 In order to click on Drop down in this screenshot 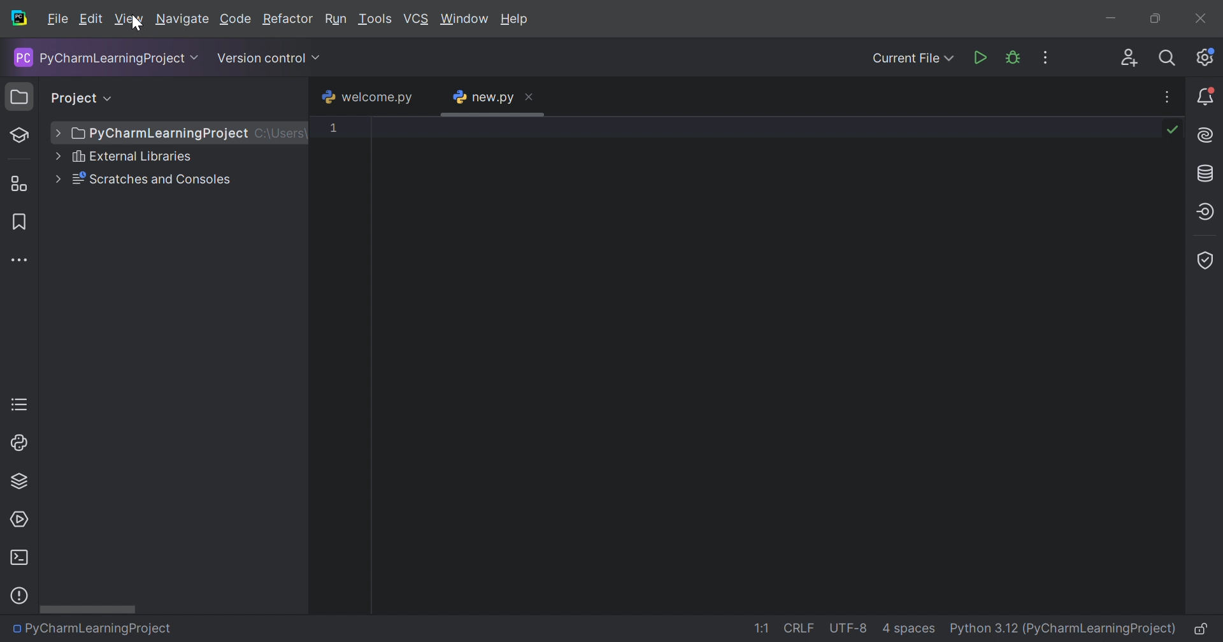, I will do `click(56, 178)`.